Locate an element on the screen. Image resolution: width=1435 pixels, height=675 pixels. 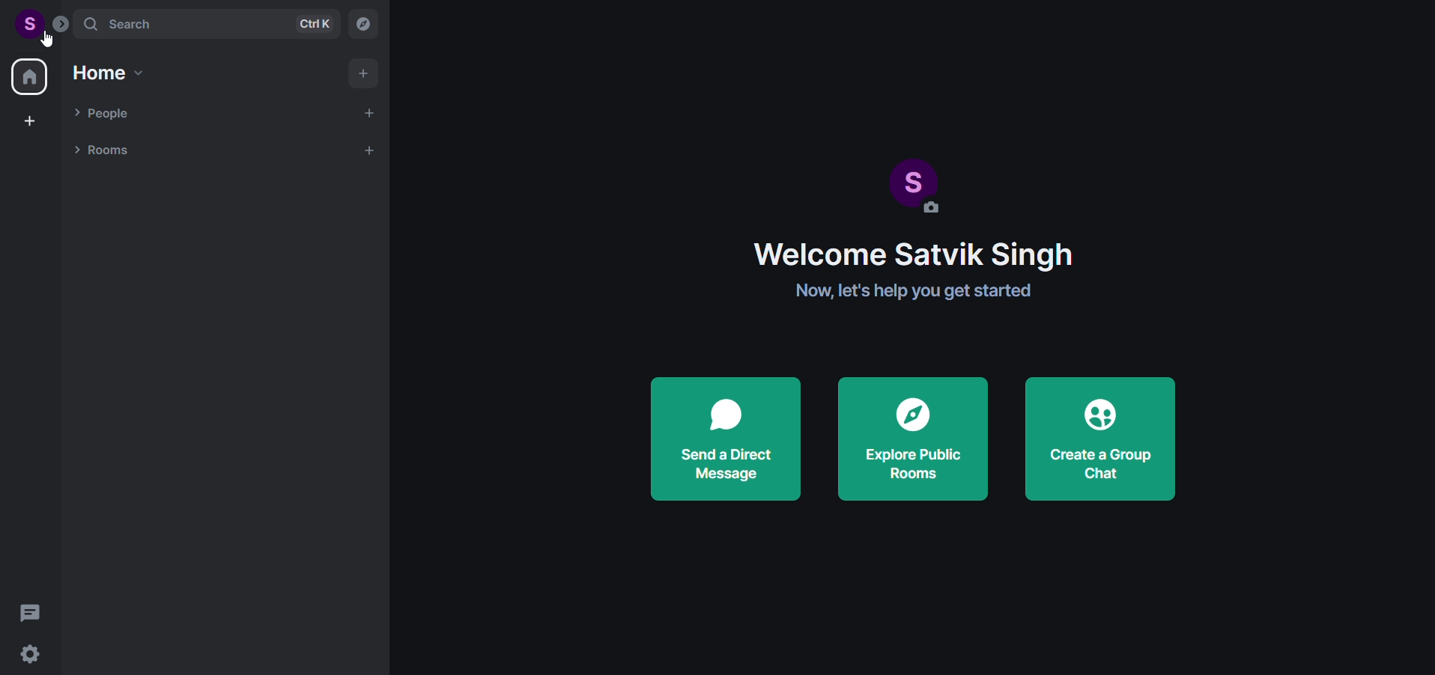
search ctrl k is located at coordinates (207, 25).